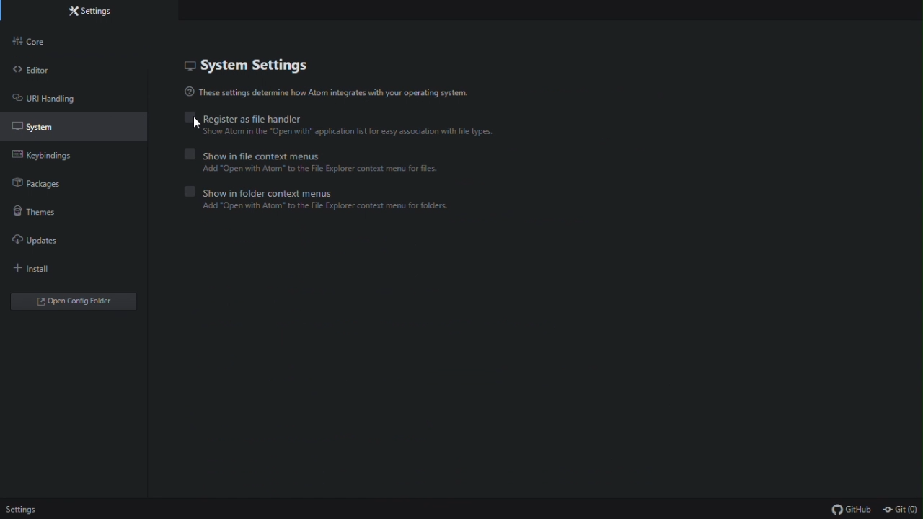 Image resolution: width=923 pixels, height=519 pixels. Describe the element at coordinates (52, 73) in the screenshot. I see `Editor` at that location.